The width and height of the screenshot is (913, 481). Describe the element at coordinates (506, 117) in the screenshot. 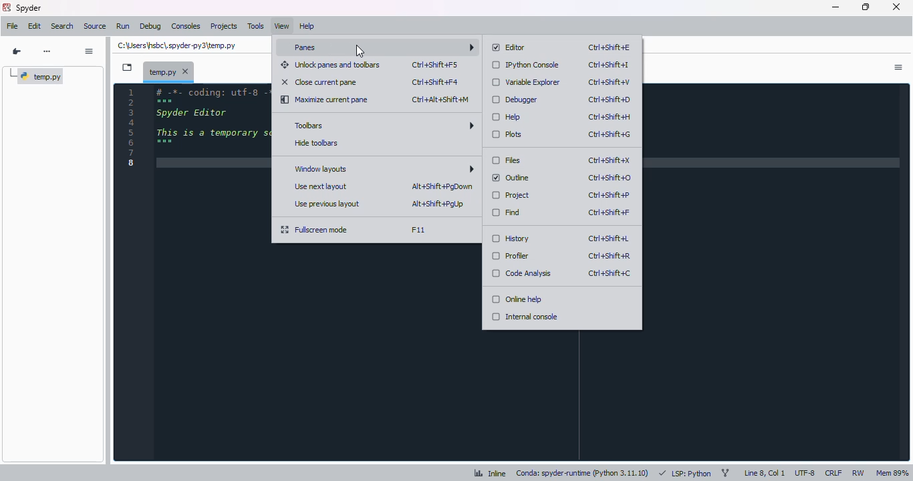

I see `help` at that location.